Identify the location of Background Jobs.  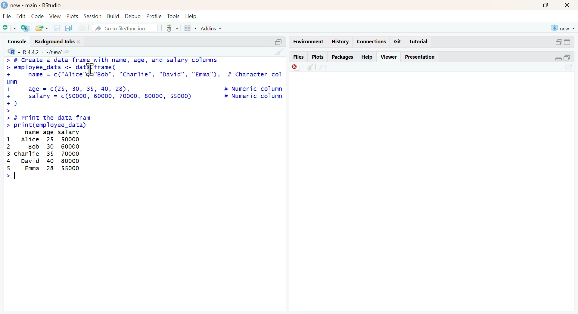
(58, 42).